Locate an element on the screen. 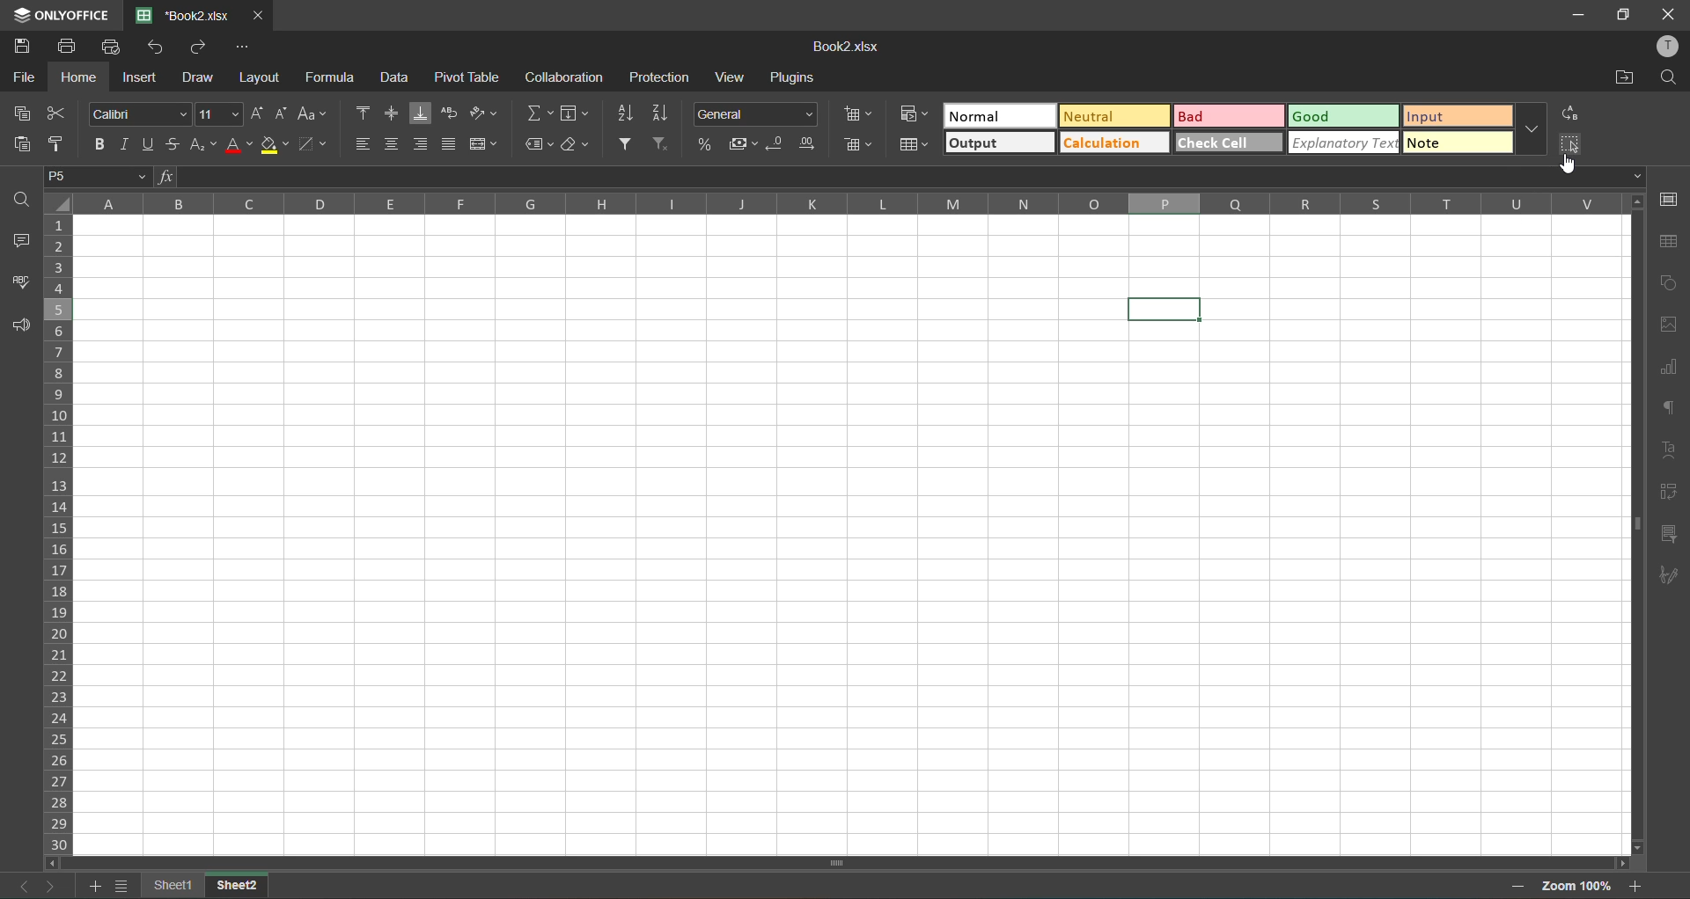 This screenshot has height=899, width=1690. column names is located at coordinates (844, 203).